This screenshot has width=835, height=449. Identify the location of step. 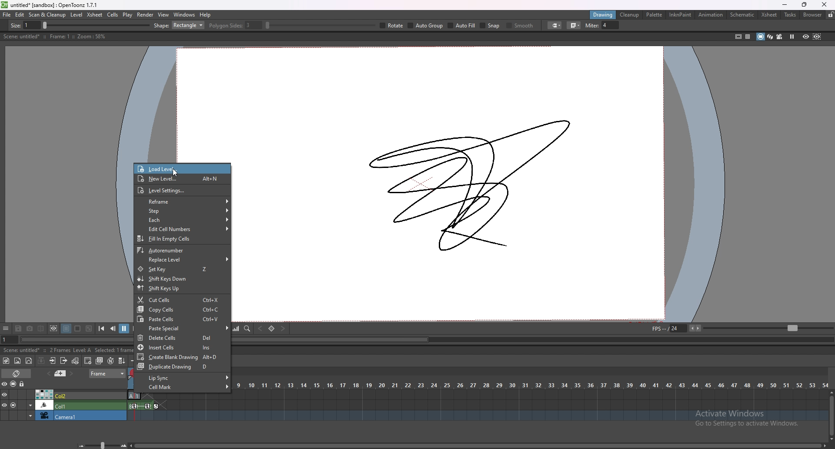
(182, 211).